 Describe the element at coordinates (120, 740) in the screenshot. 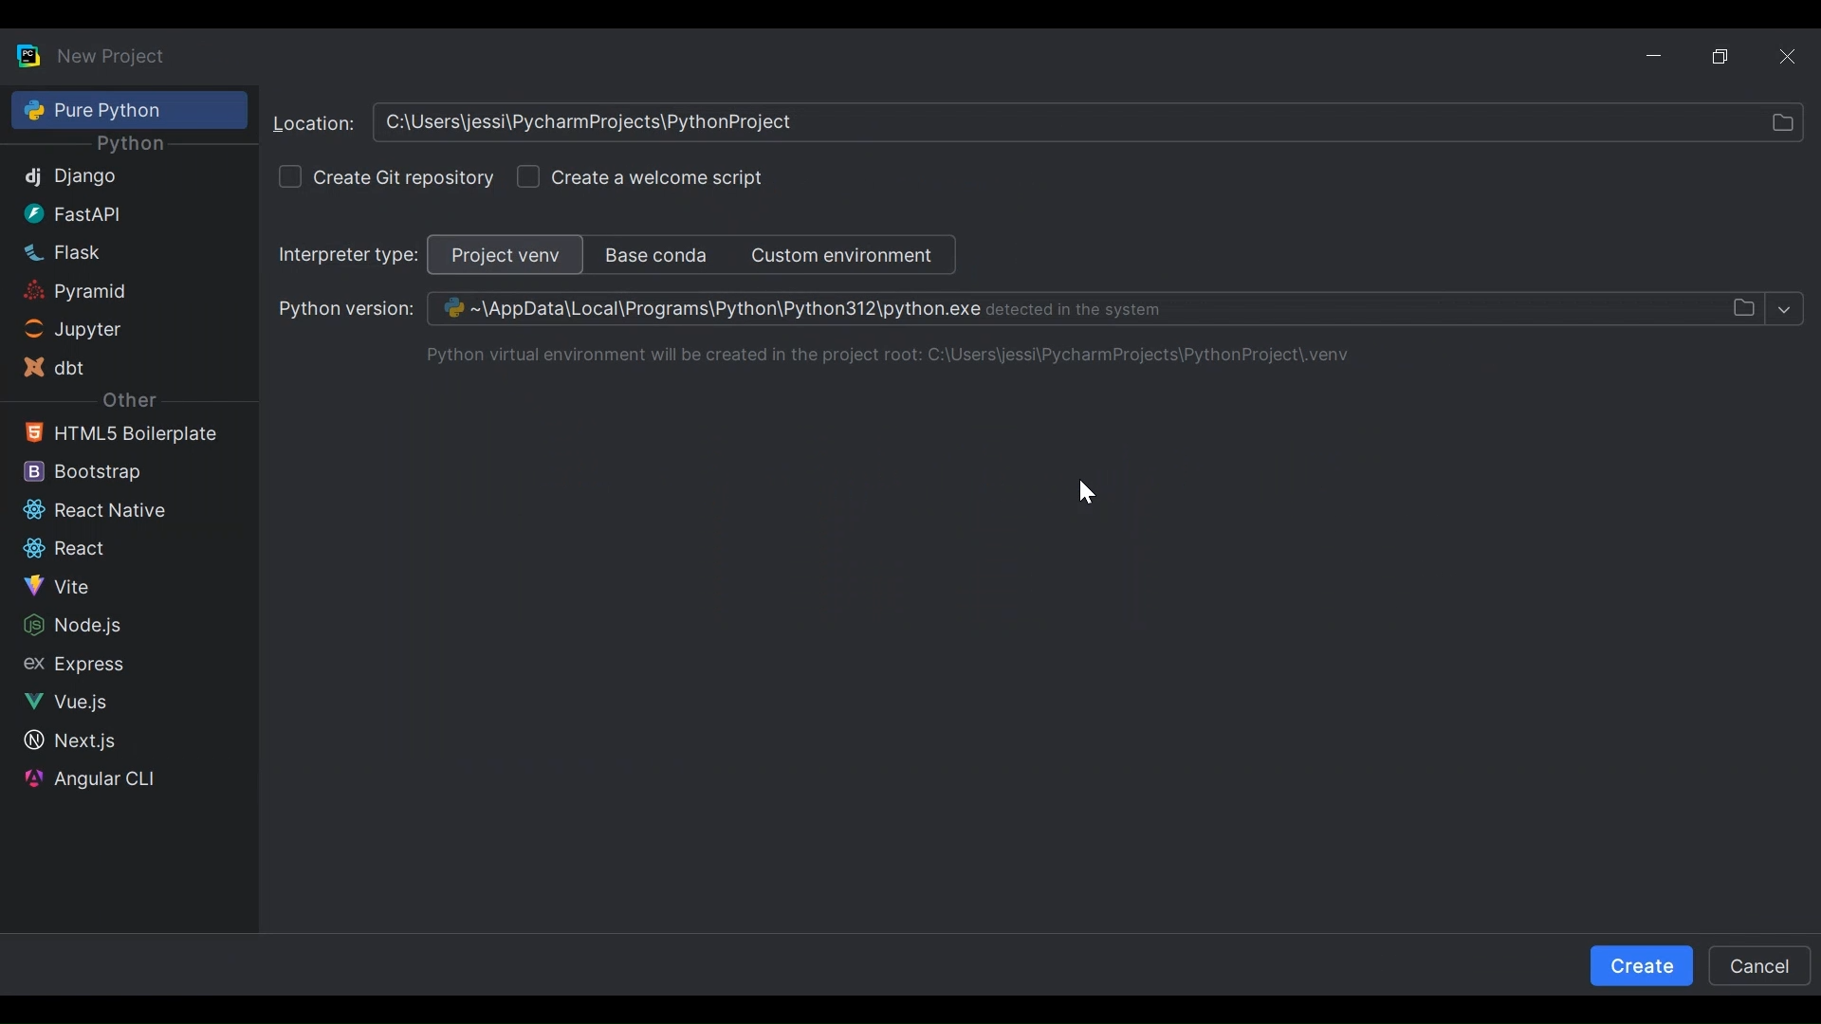

I see `Next.js` at that location.